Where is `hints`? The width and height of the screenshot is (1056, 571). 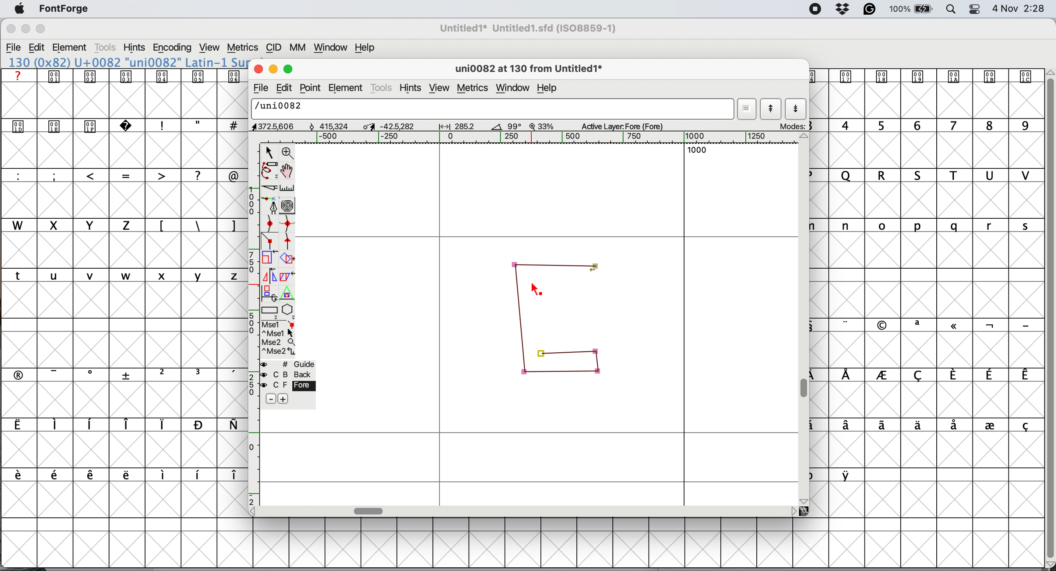
hints is located at coordinates (134, 47).